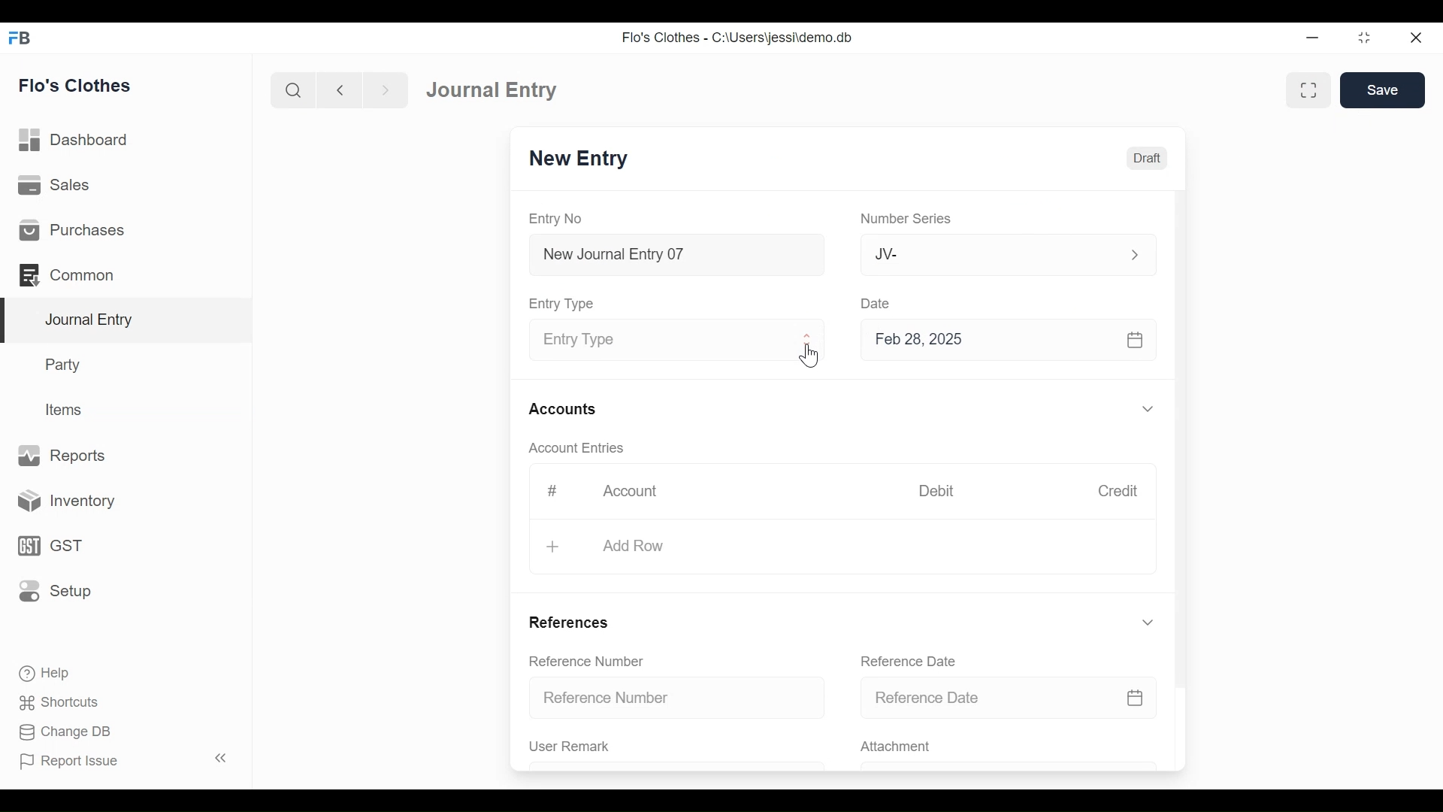  Describe the element at coordinates (68, 760) in the screenshot. I see `Report Issue` at that location.